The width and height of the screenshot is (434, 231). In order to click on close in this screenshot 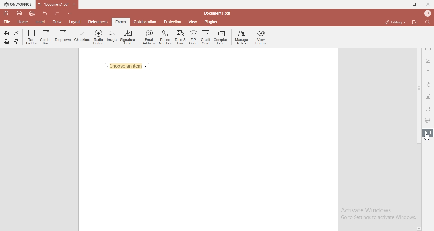, I will do `click(428, 4)`.